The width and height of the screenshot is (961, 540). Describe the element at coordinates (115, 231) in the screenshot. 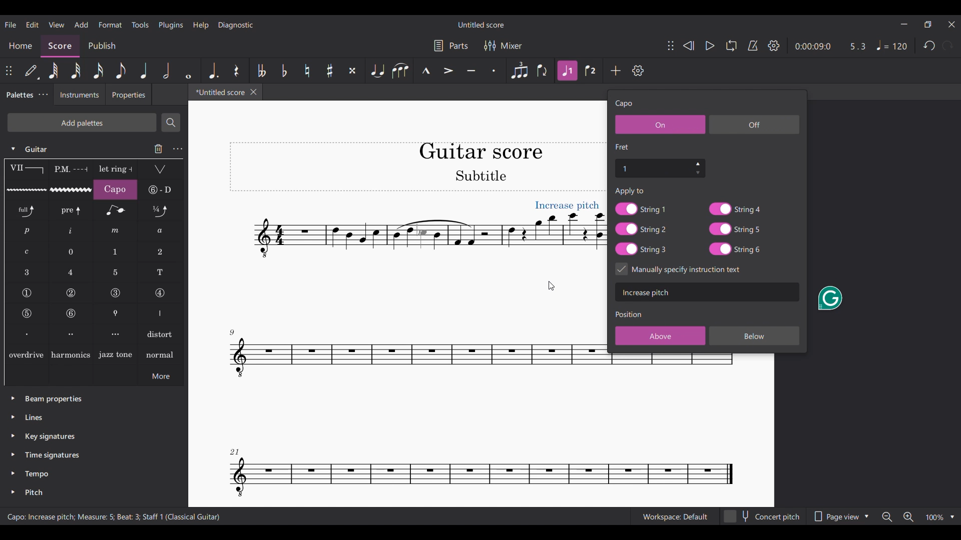

I see `RH guitar fingering m` at that location.